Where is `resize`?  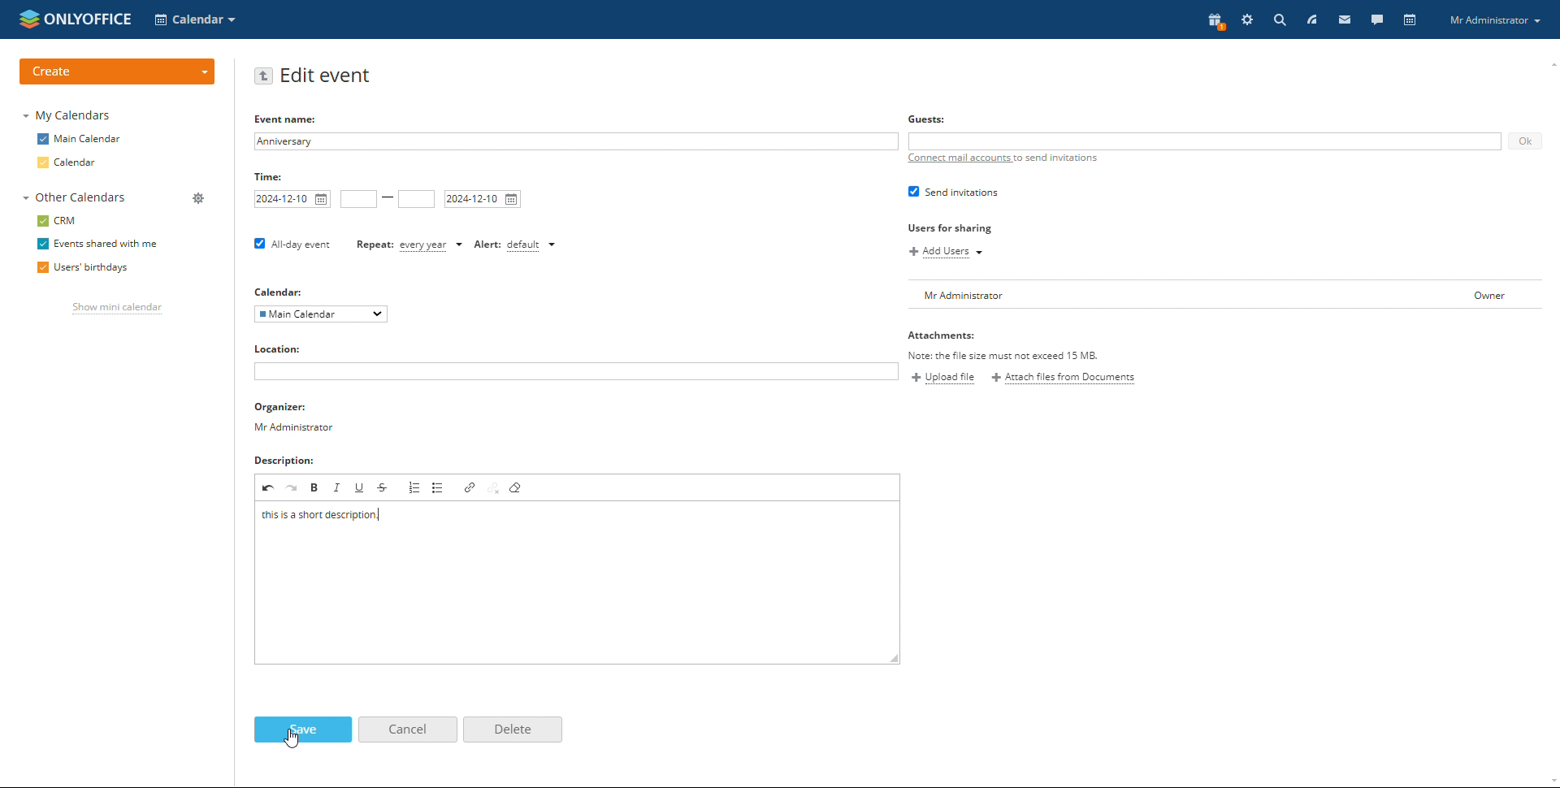 resize is located at coordinates (895, 657).